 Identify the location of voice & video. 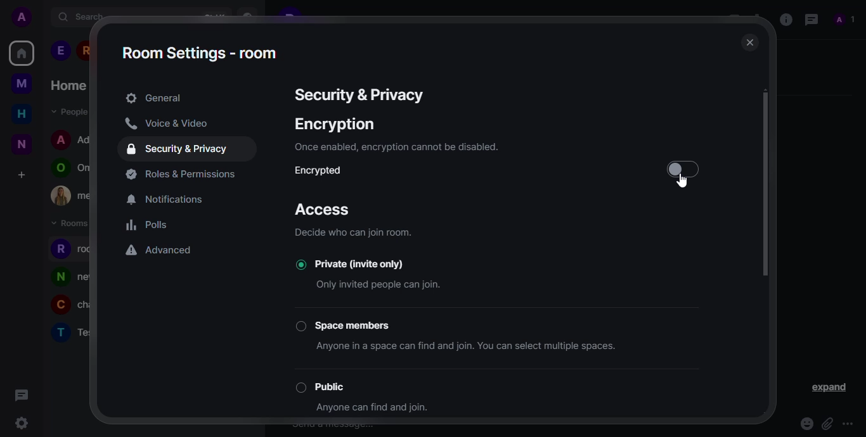
(170, 123).